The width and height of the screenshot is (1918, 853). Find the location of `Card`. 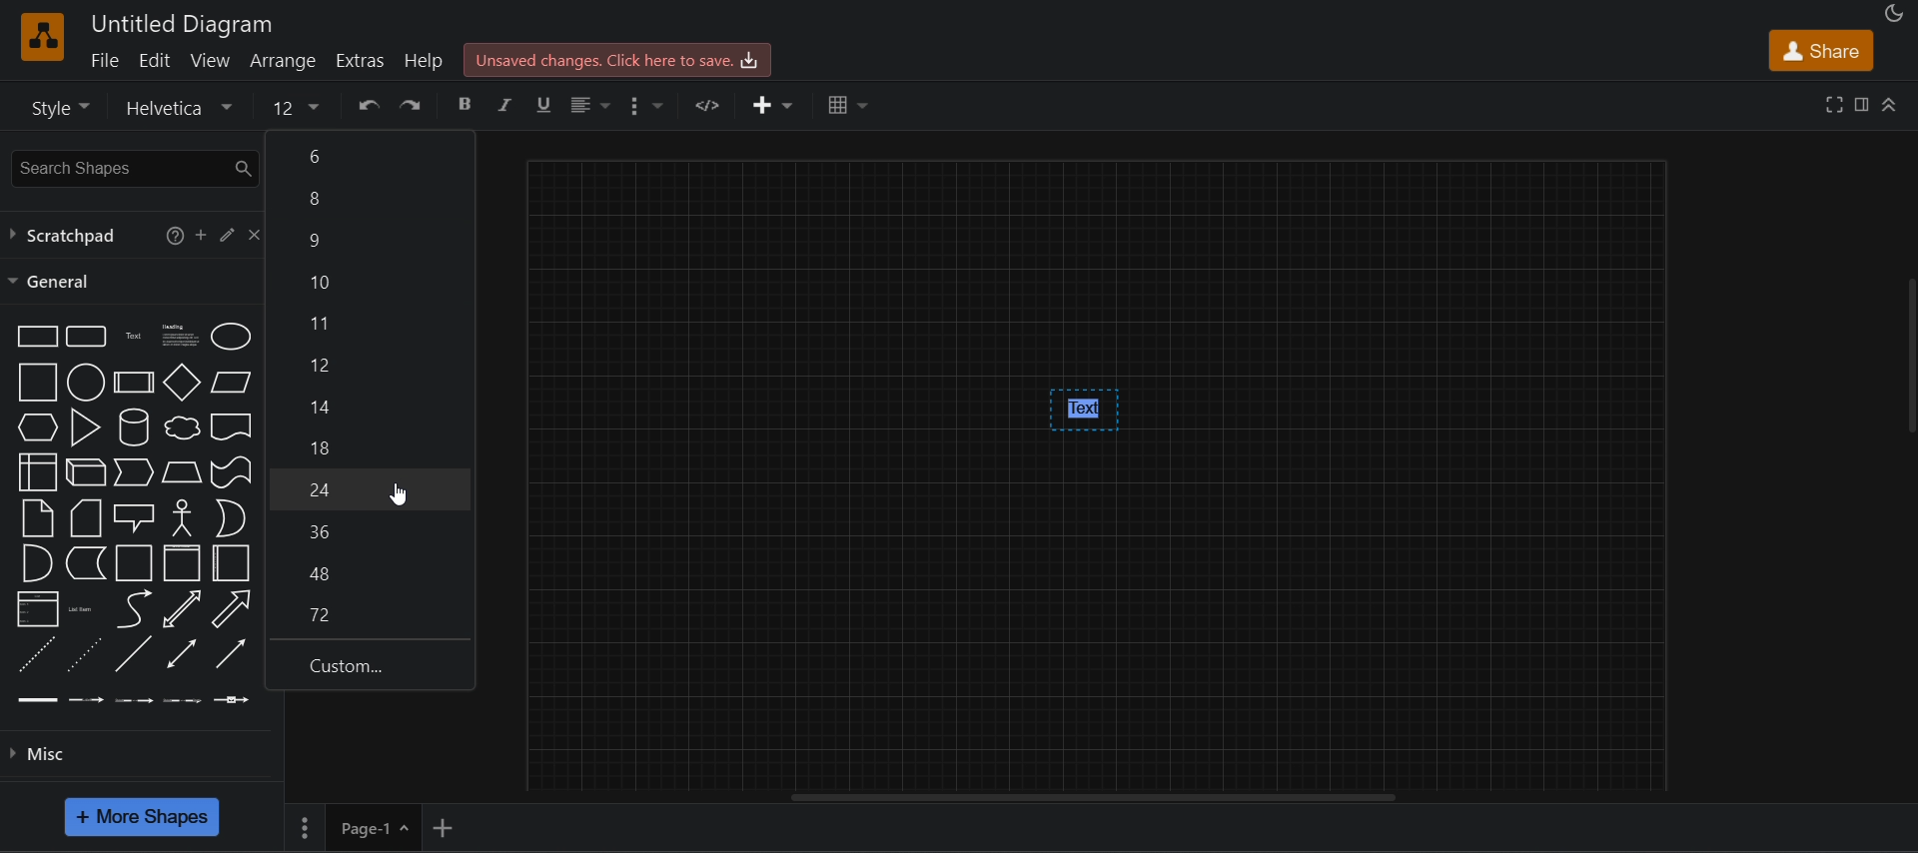

Card is located at coordinates (86, 518).